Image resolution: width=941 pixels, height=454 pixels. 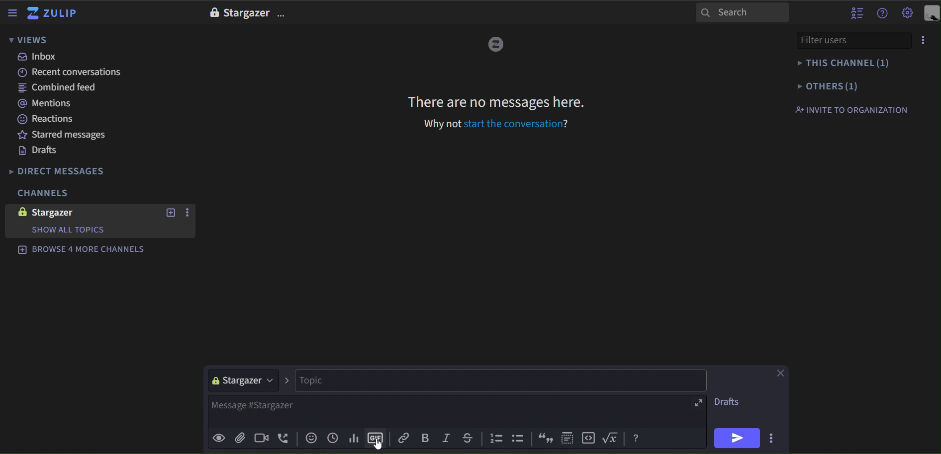 I want to click on preview message, so click(x=219, y=439).